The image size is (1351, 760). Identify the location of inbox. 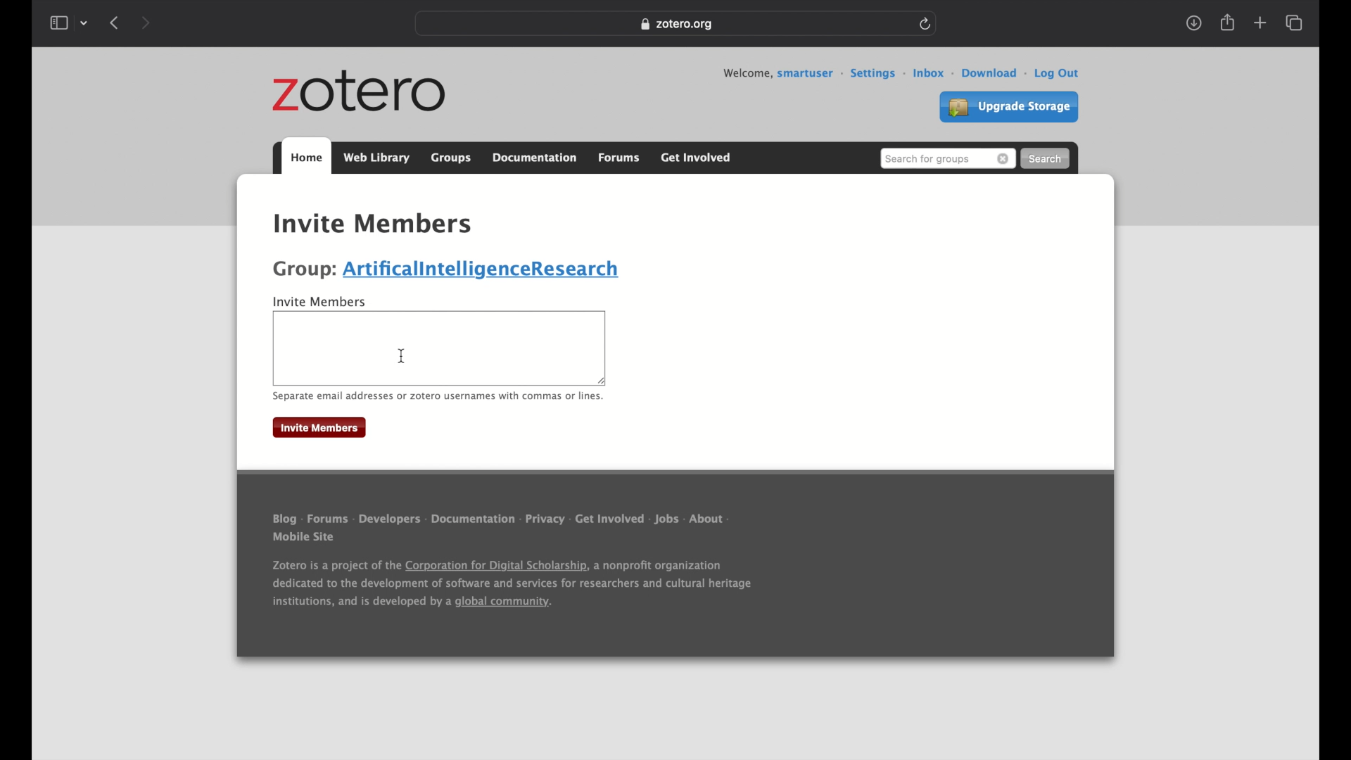
(934, 74).